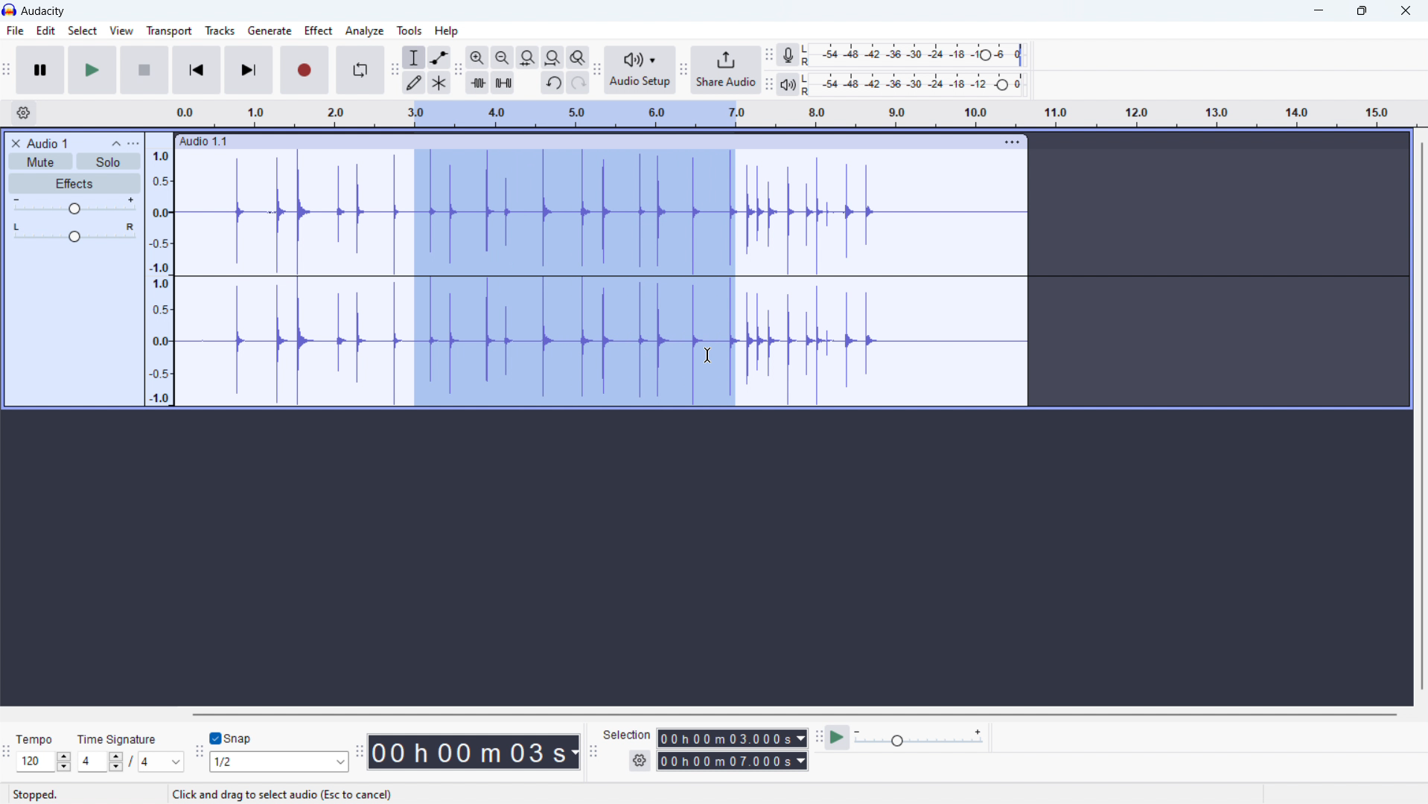 The height and width of the screenshot is (804, 1428). Describe the element at coordinates (478, 57) in the screenshot. I see `zoom in` at that location.